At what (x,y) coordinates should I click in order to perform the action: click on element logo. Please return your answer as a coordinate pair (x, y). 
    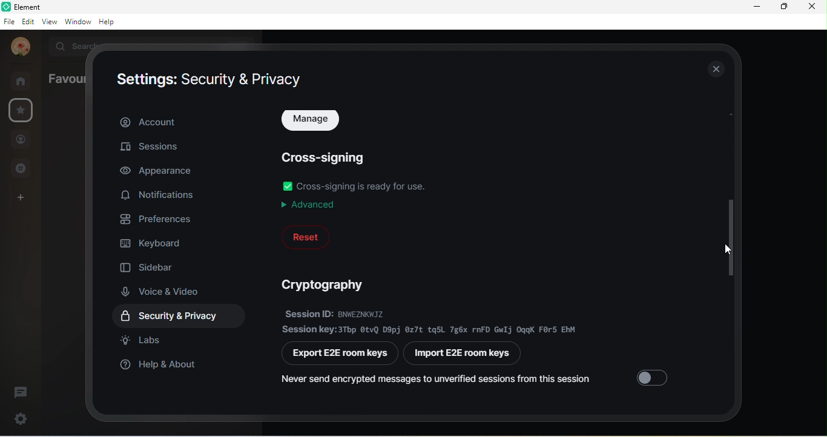
    Looking at the image, I should click on (5, 6).